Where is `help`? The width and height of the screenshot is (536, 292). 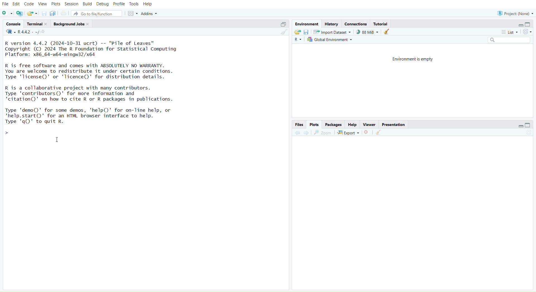
help is located at coordinates (353, 125).